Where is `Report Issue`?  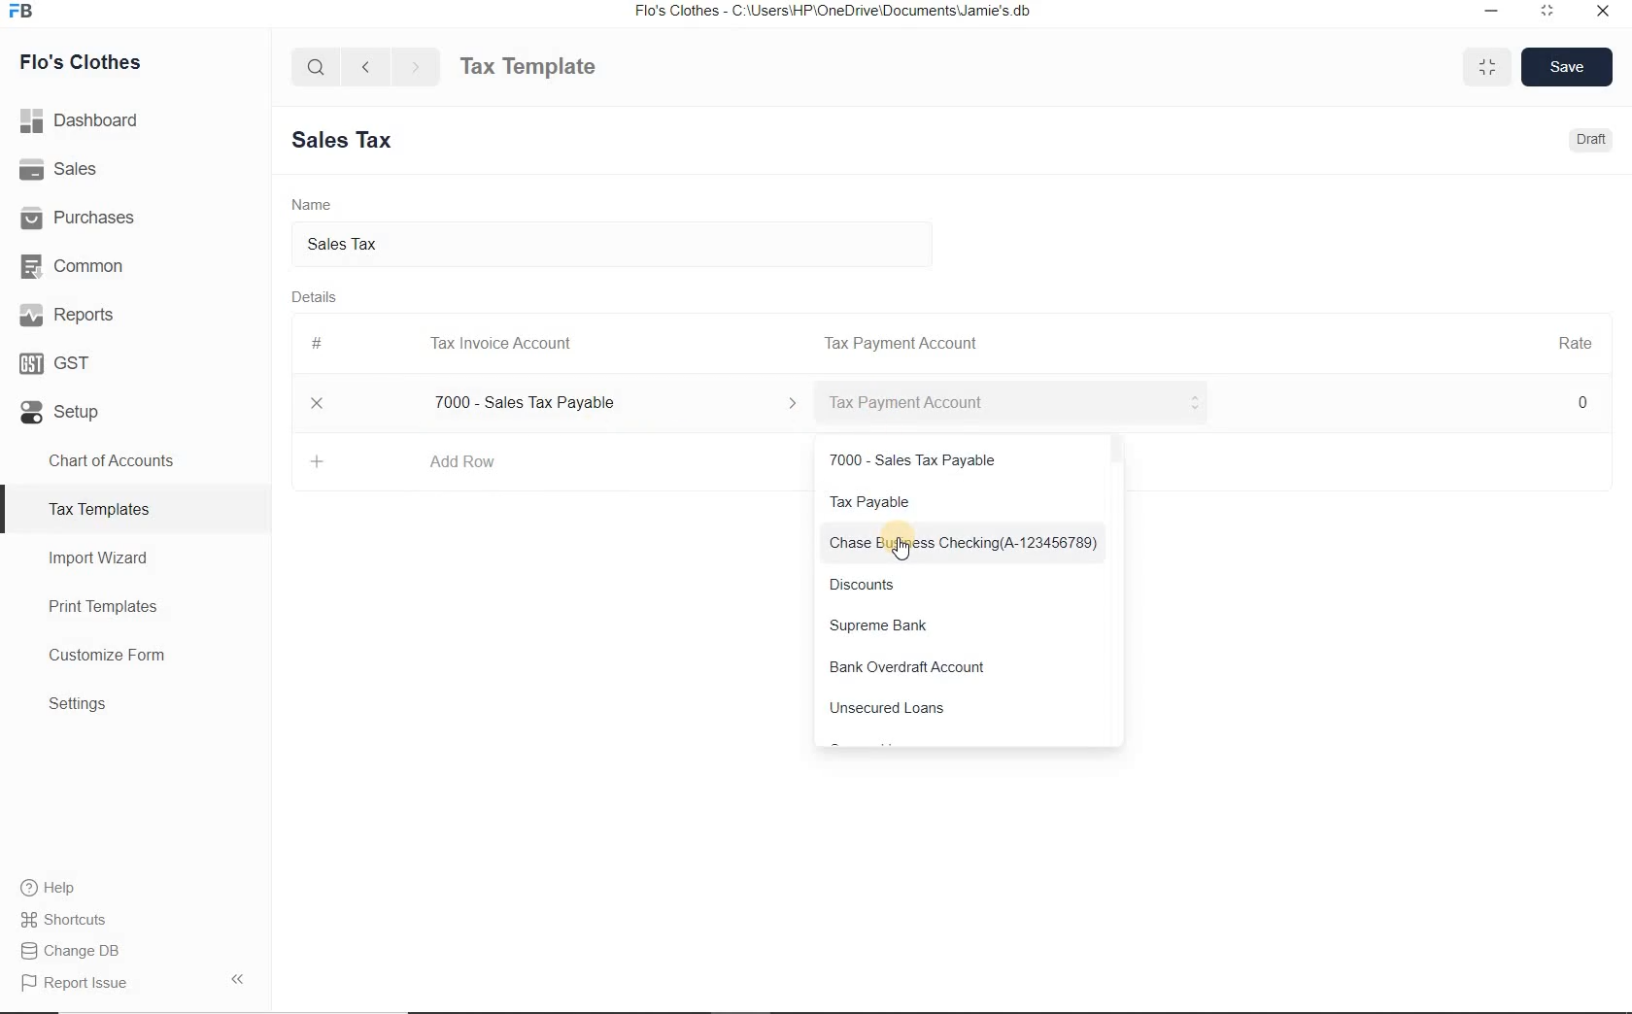 Report Issue is located at coordinates (135, 982).